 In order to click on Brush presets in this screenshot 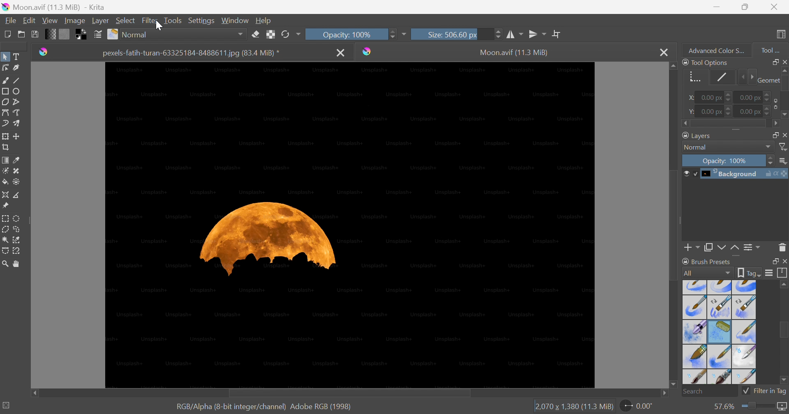, I will do `click(708, 262)`.